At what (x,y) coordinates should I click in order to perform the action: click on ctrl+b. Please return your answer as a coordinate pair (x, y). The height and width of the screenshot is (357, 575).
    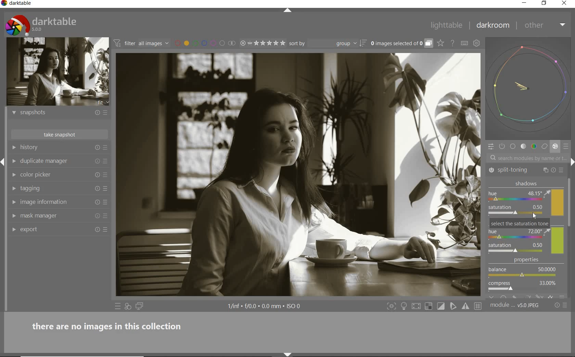
    Looking at the image, I should click on (405, 306).